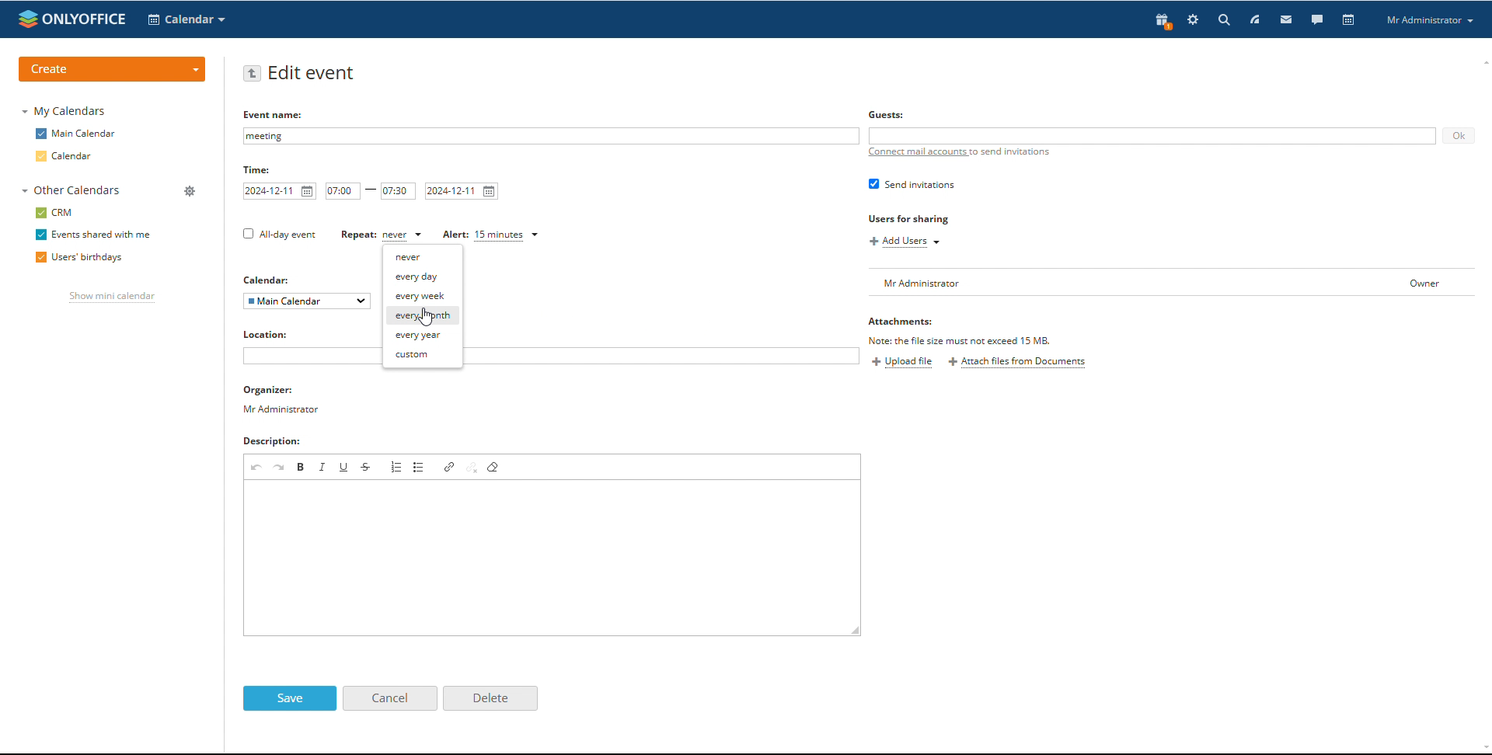 This screenshot has height=755, width=1492. What do you see at coordinates (428, 318) in the screenshot?
I see `mouse pointer` at bounding box center [428, 318].